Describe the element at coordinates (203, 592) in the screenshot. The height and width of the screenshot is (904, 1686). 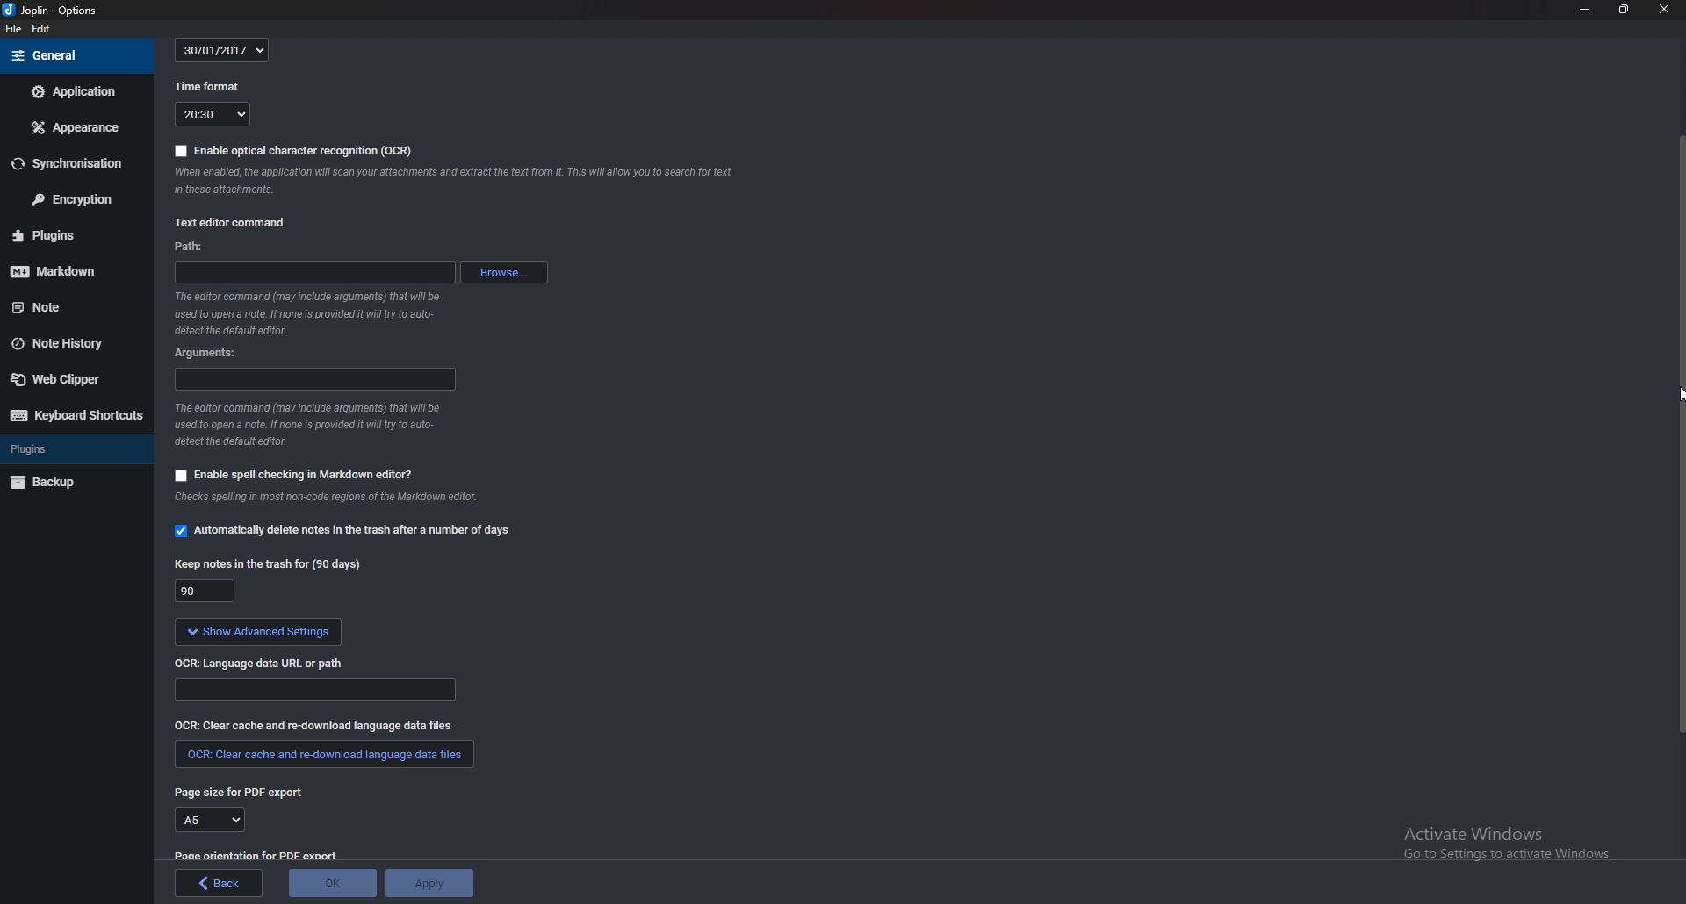
I see `90 days` at that location.